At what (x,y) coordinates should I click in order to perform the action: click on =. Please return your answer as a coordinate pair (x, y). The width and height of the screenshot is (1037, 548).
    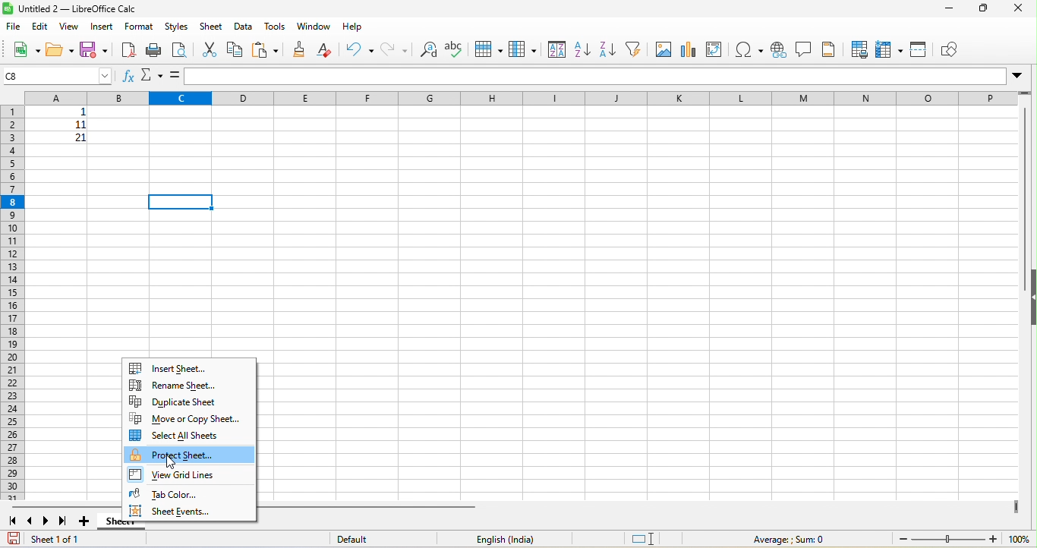
    Looking at the image, I should click on (175, 75).